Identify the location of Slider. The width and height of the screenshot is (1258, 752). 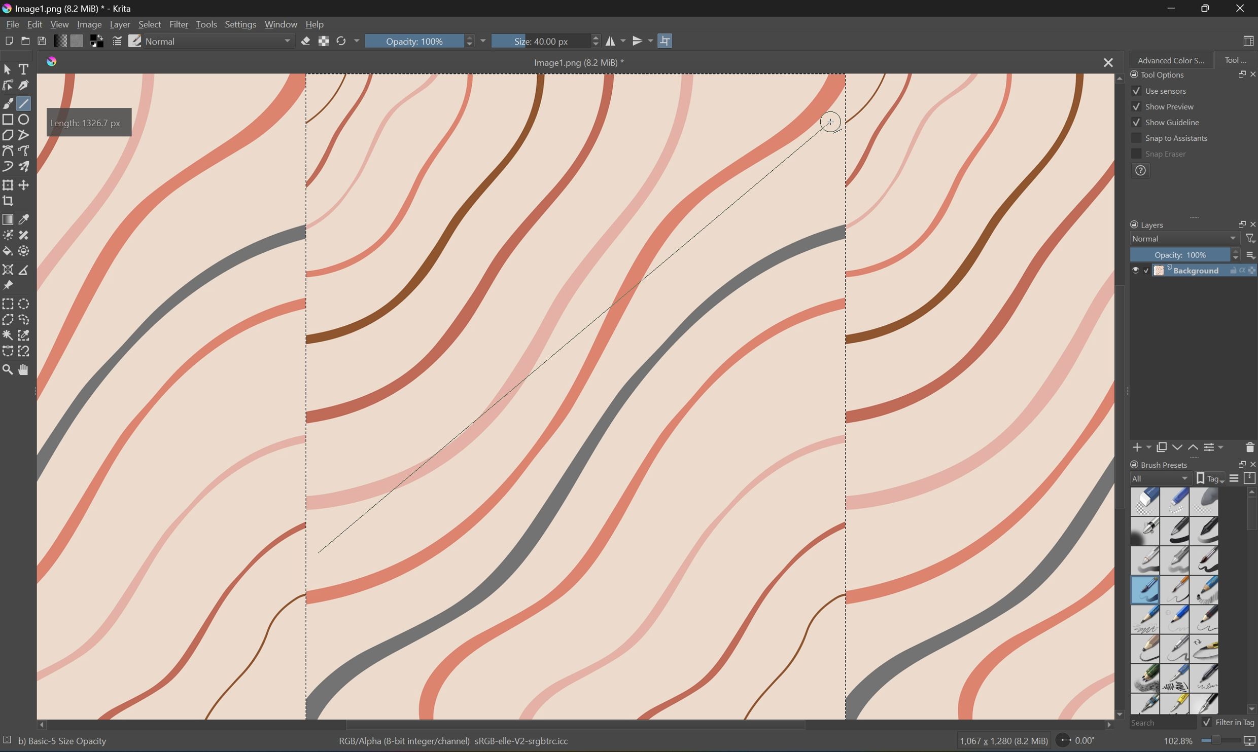
(1220, 740).